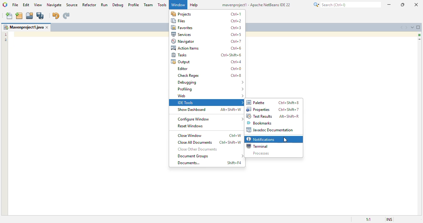  What do you see at coordinates (194, 5) in the screenshot?
I see `help` at bounding box center [194, 5].